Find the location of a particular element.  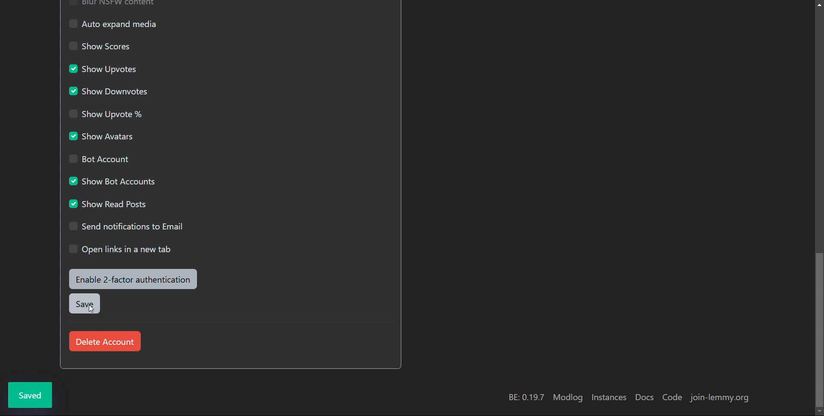

show avatars is located at coordinates (103, 136).